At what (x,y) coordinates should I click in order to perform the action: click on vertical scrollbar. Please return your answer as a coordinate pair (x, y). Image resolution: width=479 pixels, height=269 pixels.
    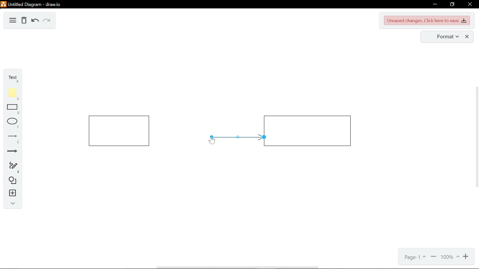
    Looking at the image, I should click on (476, 137).